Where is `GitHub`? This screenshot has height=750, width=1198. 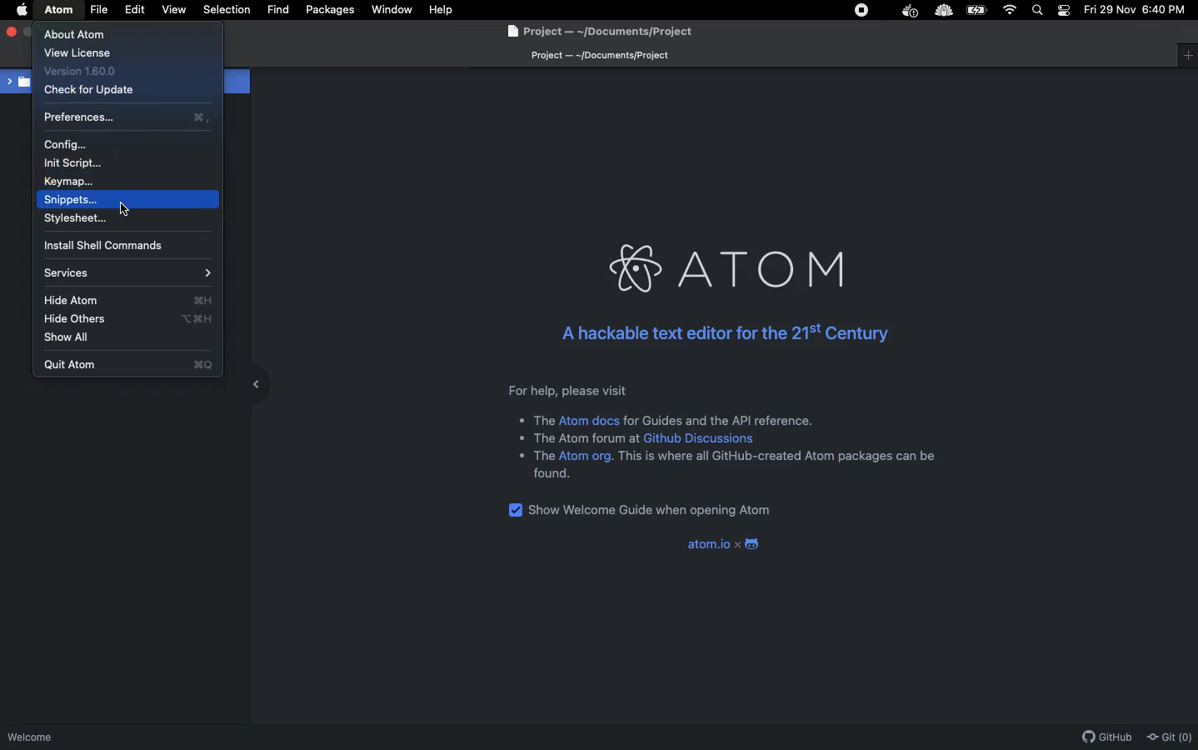
GitHub is located at coordinates (1106, 737).